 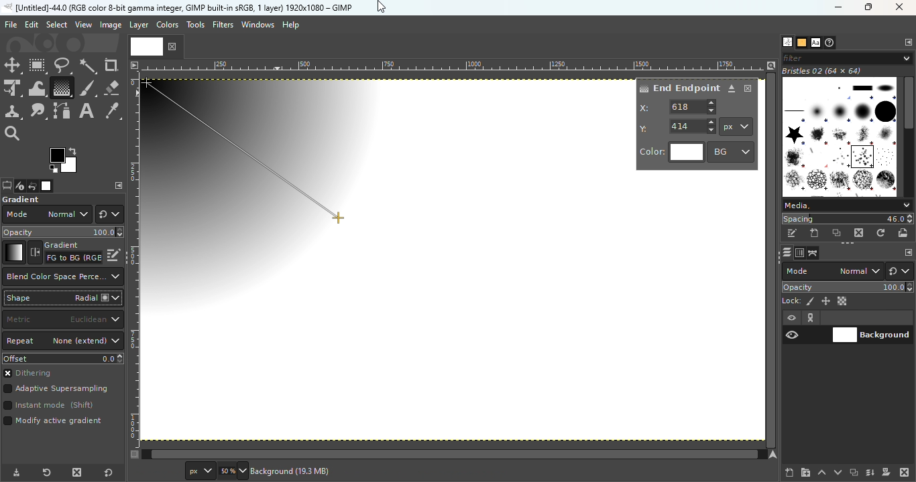 I want to click on Color, so click(x=672, y=153).